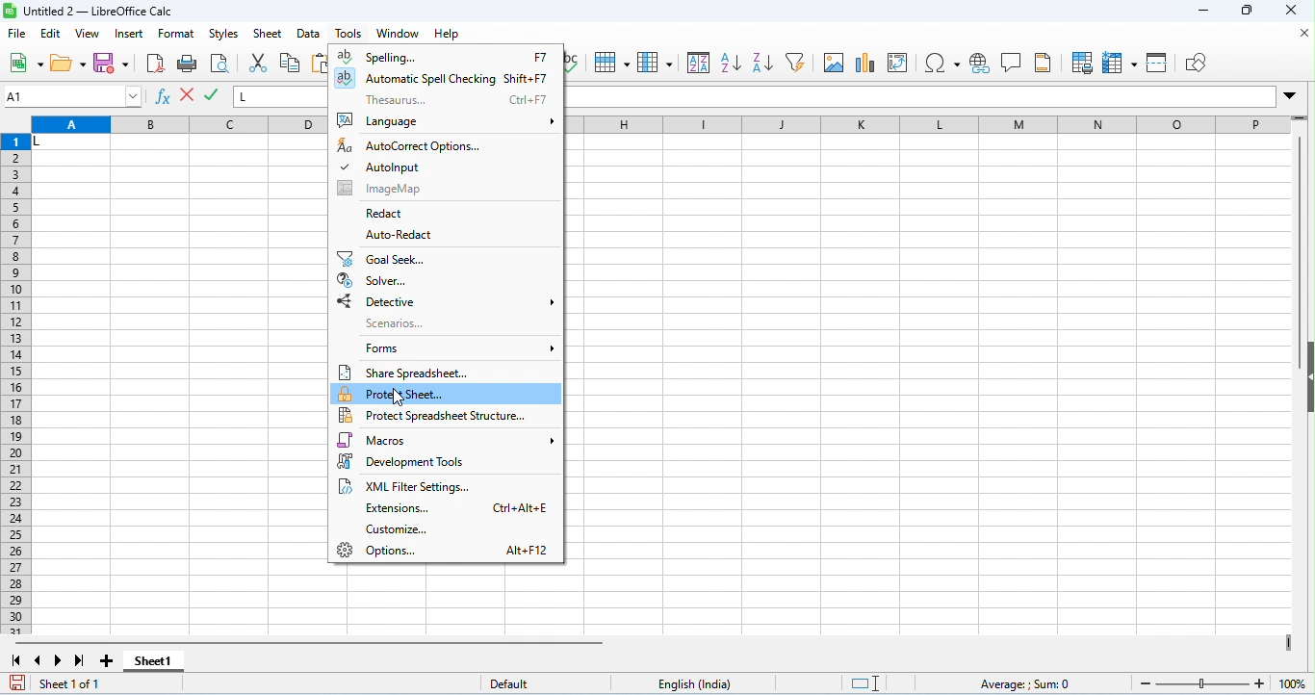 This screenshot has height=695, width=1315. What do you see at coordinates (421, 145) in the screenshot?
I see `Autocorrect options` at bounding box center [421, 145].